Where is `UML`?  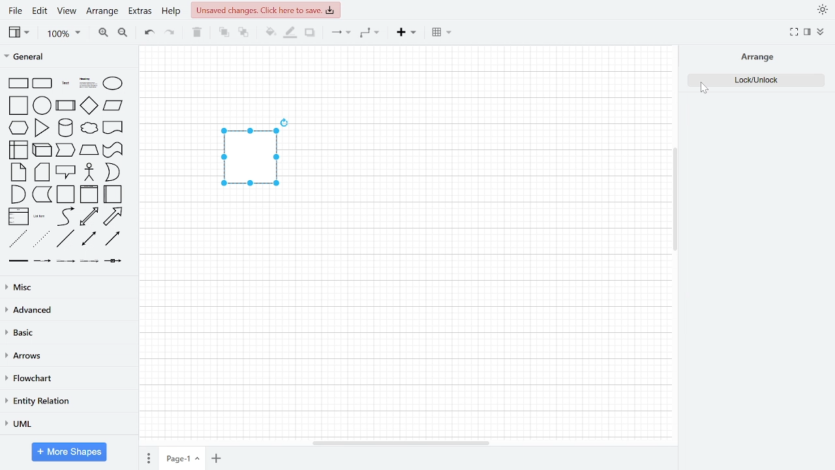
UML is located at coordinates (65, 426).